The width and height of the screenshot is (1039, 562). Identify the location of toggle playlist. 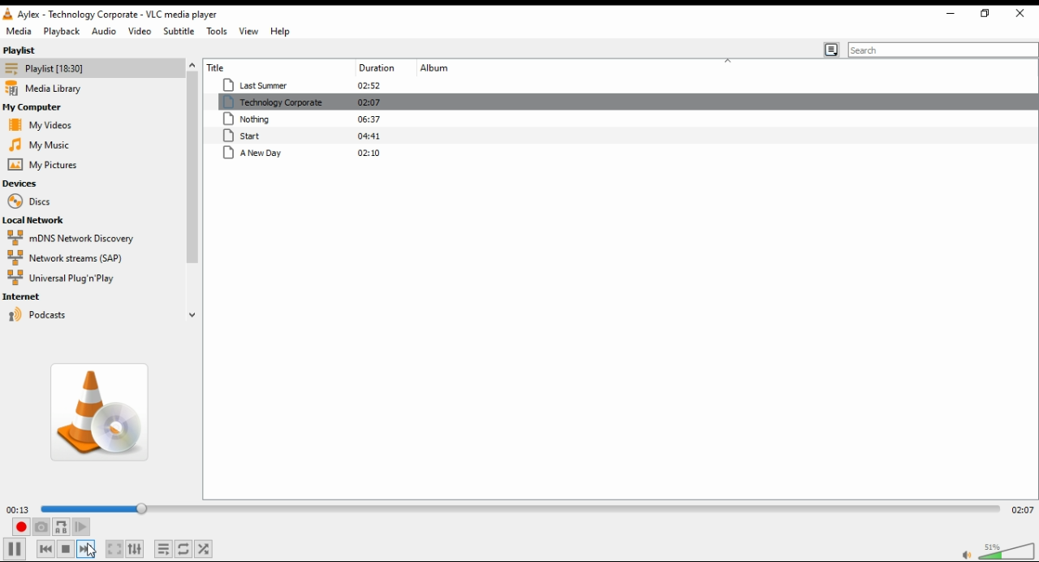
(163, 549).